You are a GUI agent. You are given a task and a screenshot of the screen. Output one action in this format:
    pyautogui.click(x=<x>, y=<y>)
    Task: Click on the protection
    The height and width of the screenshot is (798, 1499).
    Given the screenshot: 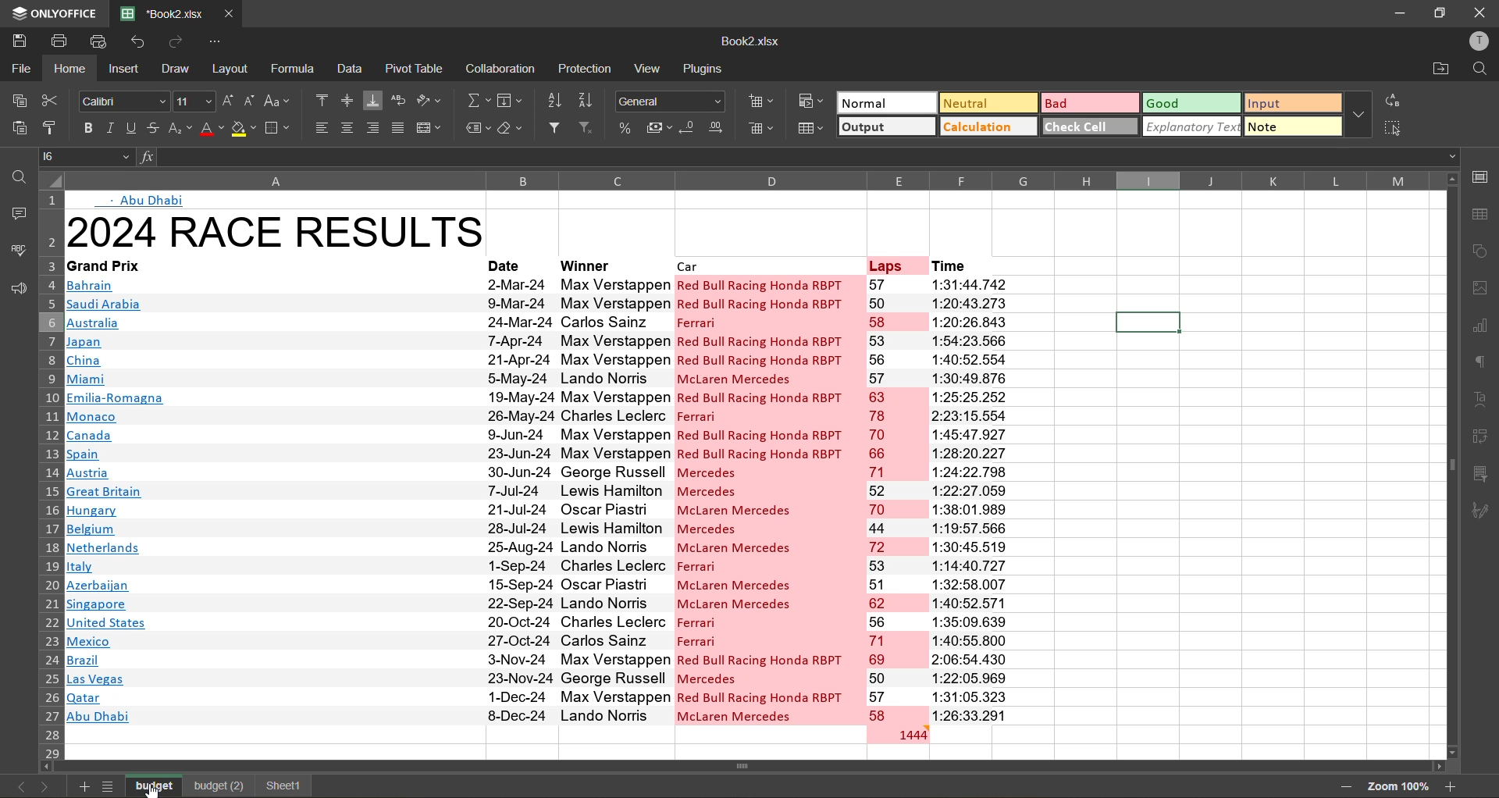 What is the action you would take?
    pyautogui.click(x=585, y=69)
    